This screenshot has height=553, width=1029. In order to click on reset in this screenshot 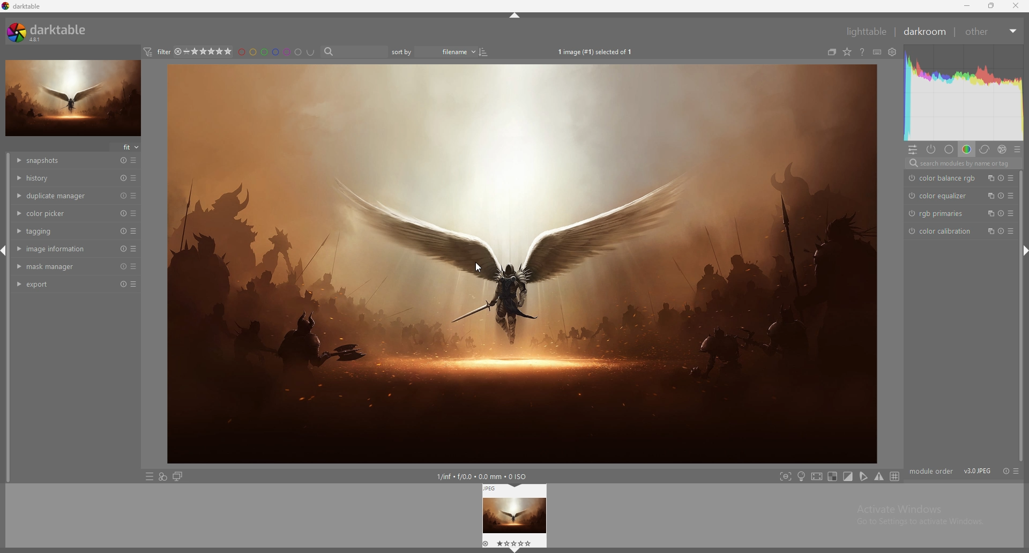, I will do `click(123, 213)`.